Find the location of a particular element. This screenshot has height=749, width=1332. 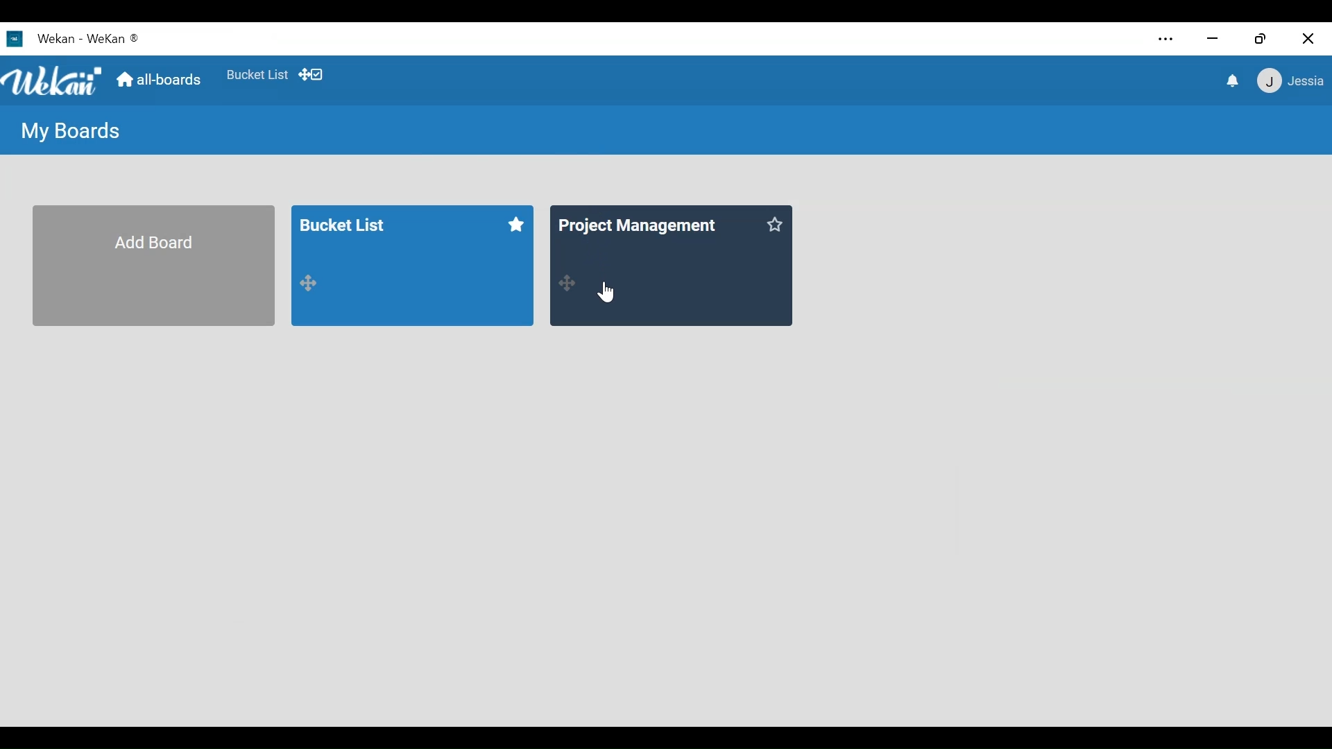

close is located at coordinates (1308, 38).